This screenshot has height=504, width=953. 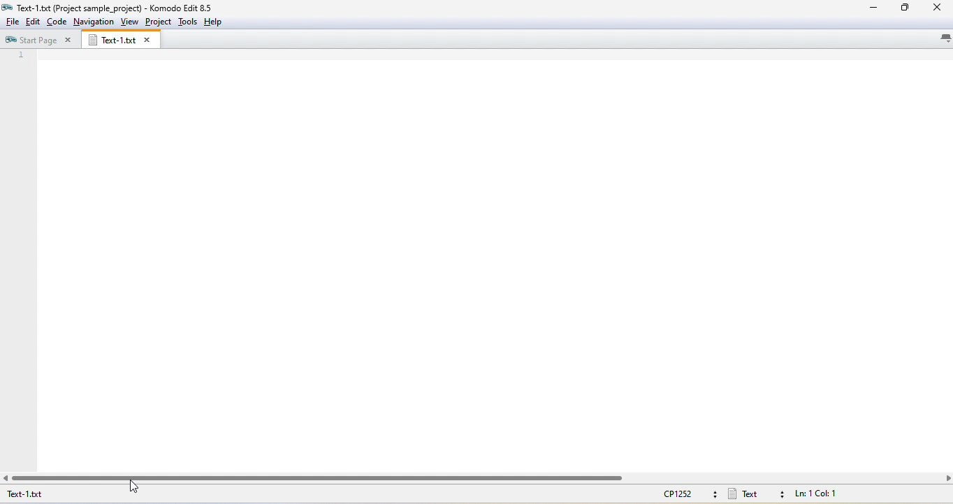 I want to click on scroll left, so click(x=8, y=476).